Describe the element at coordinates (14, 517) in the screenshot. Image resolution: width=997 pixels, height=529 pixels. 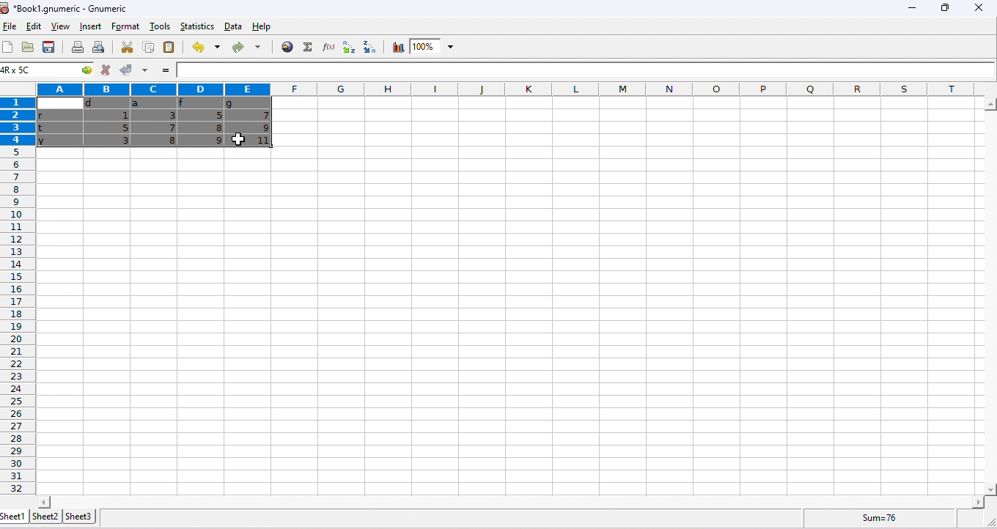
I see `sheet1` at that location.